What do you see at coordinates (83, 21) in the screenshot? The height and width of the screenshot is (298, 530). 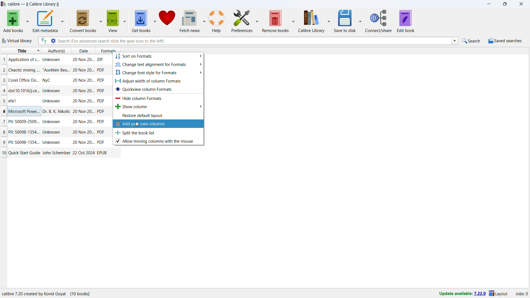 I see `convert books` at bounding box center [83, 21].